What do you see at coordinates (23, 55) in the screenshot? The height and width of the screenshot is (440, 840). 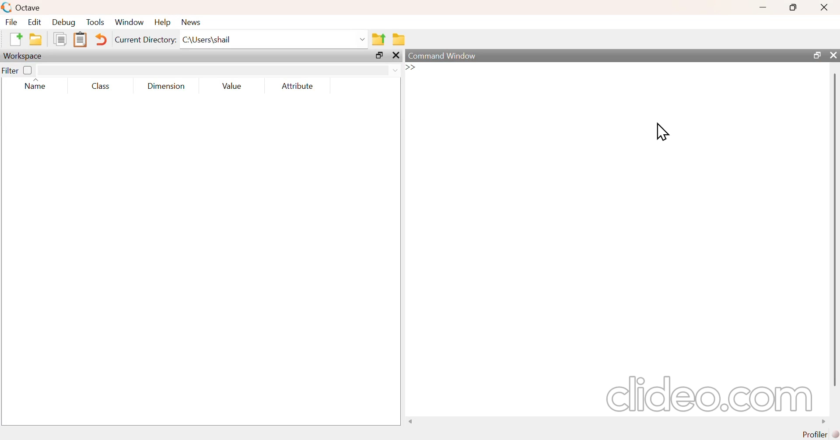 I see `workspace` at bounding box center [23, 55].